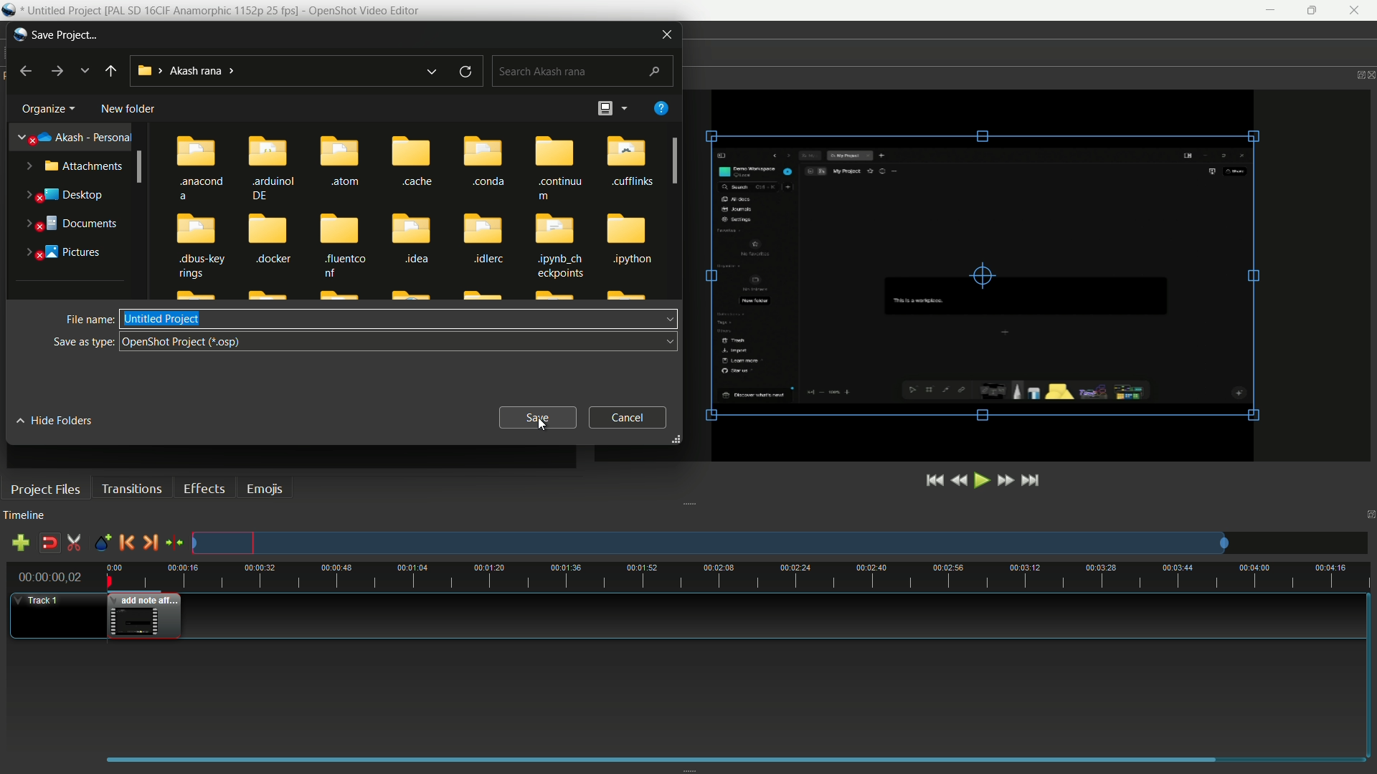  Describe the element at coordinates (709, 543) in the screenshot. I see `track preview` at that location.